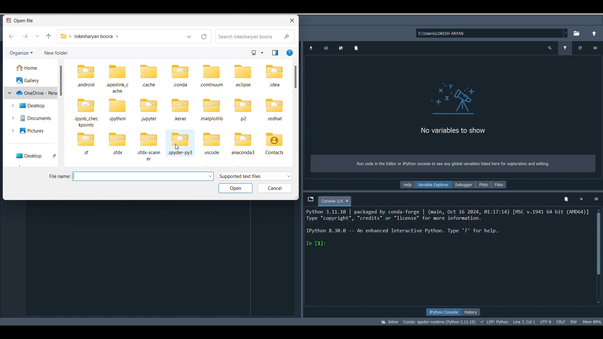 The width and height of the screenshot is (603, 339). I want to click on Folder, so click(149, 146).